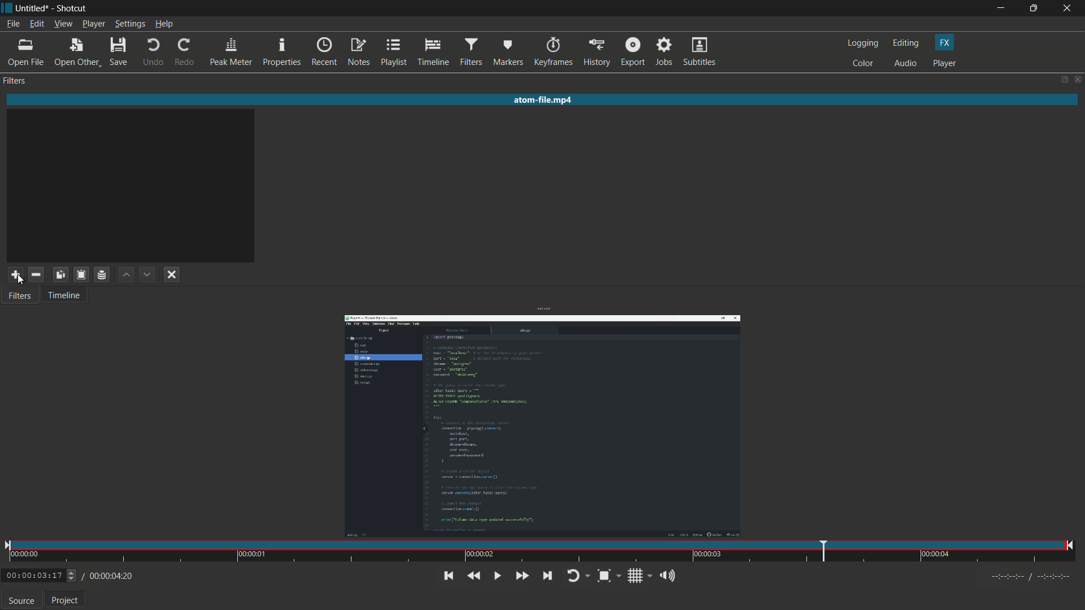 This screenshot has width=1085, height=610. What do you see at coordinates (665, 53) in the screenshot?
I see `jobs` at bounding box center [665, 53].